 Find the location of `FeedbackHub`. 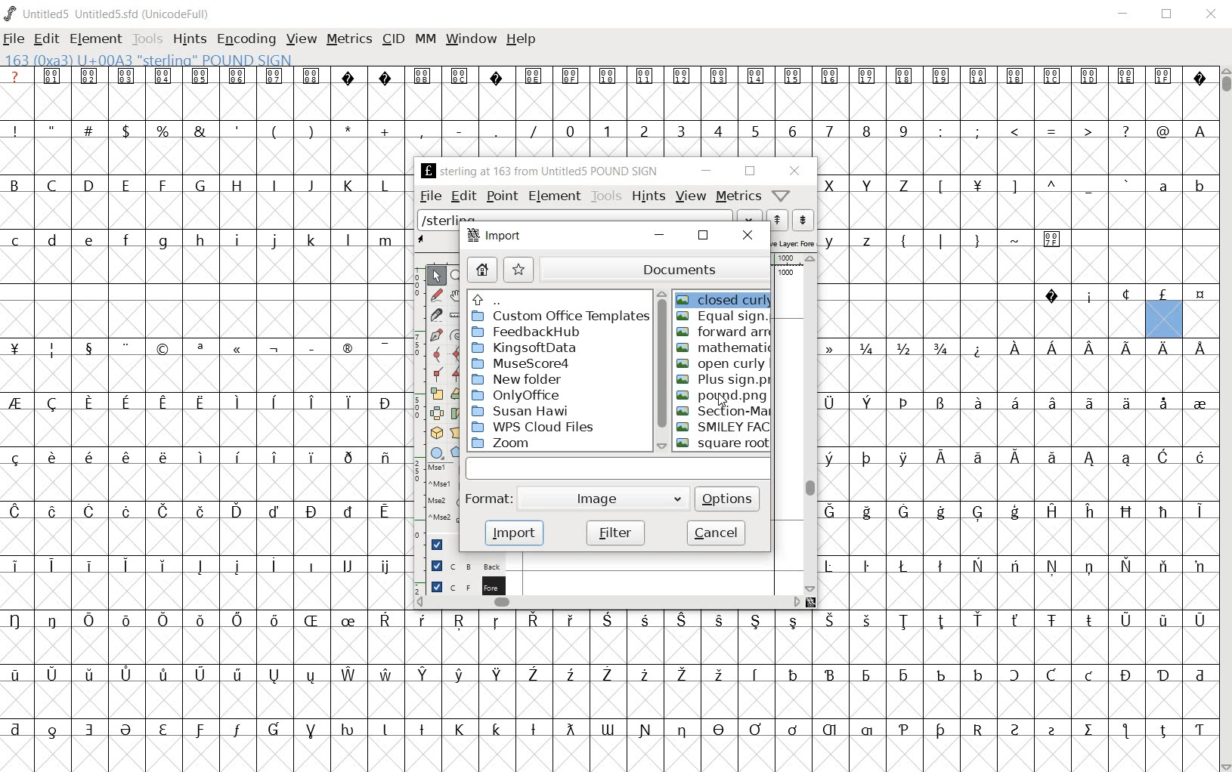

FeedbackHub is located at coordinates (532, 331).